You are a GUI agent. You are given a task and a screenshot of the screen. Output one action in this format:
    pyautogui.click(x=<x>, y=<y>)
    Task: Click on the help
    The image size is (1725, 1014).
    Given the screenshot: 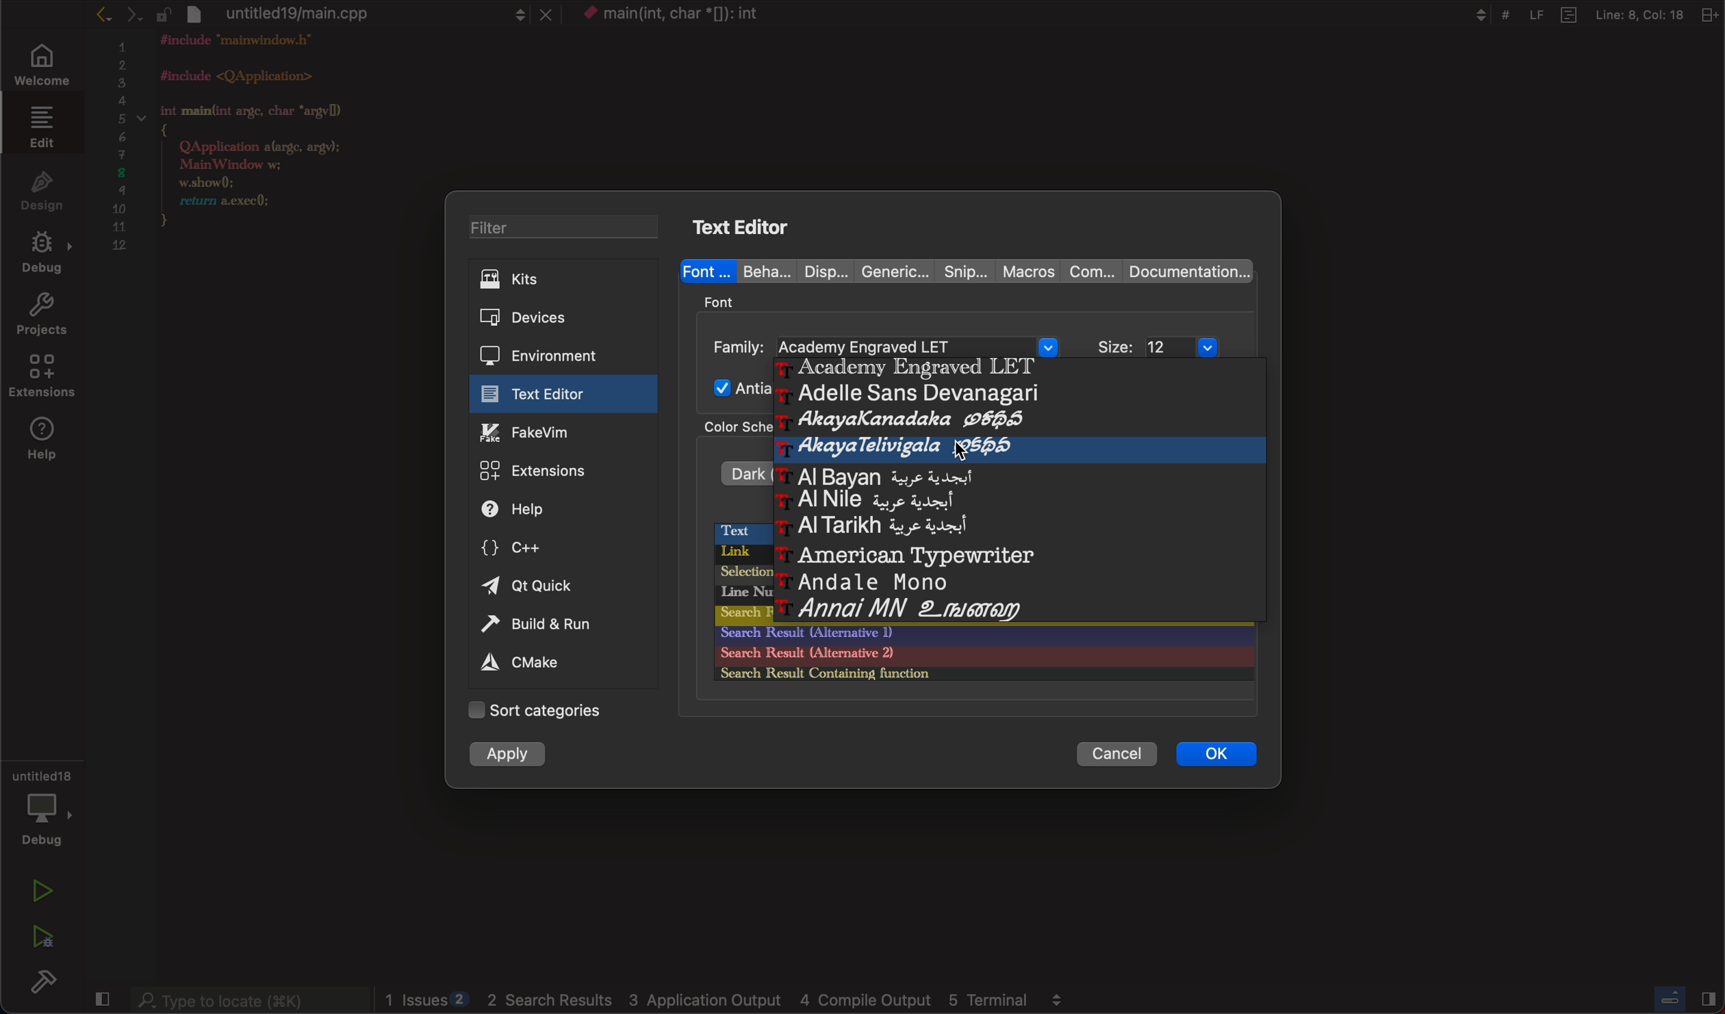 What is the action you would take?
    pyautogui.click(x=543, y=509)
    